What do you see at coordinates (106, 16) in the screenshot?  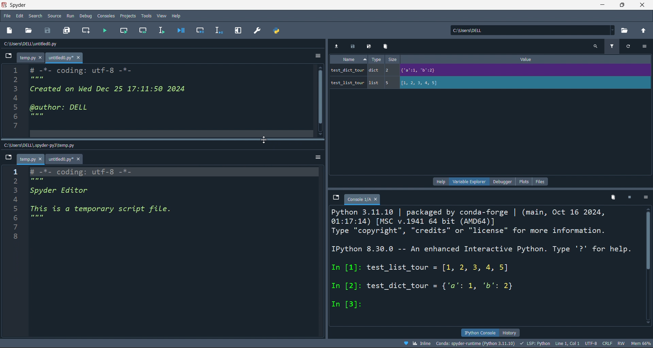 I see `consolesn` at bounding box center [106, 16].